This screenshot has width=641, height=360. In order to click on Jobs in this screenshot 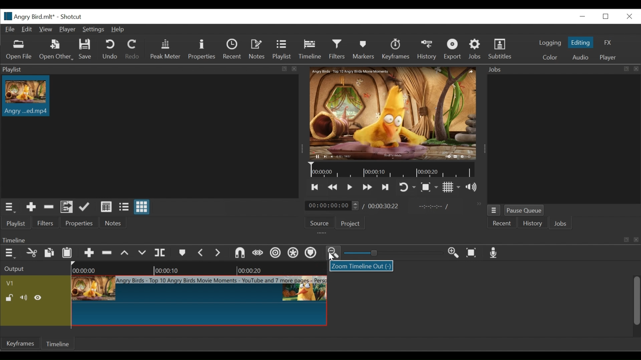, I will do `click(561, 224)`.